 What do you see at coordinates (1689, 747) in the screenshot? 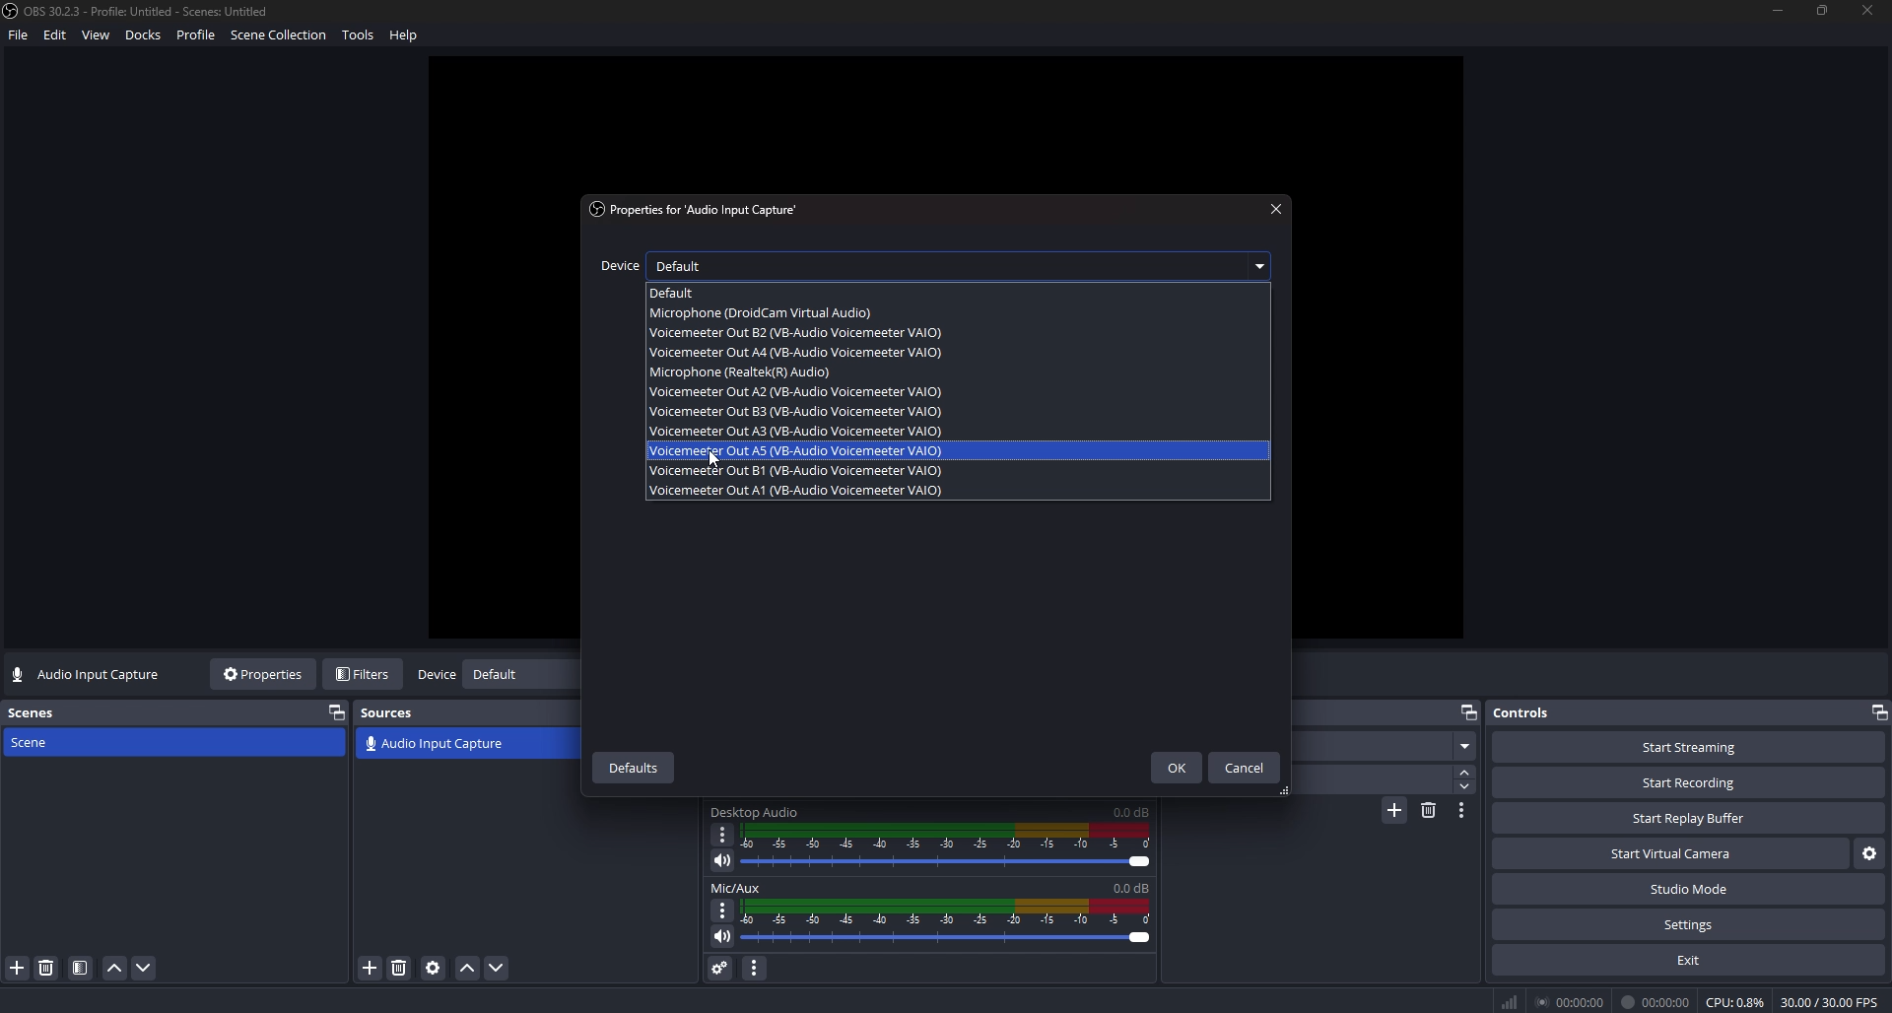
I see `start streaming` at bounding box center [1689, 747].